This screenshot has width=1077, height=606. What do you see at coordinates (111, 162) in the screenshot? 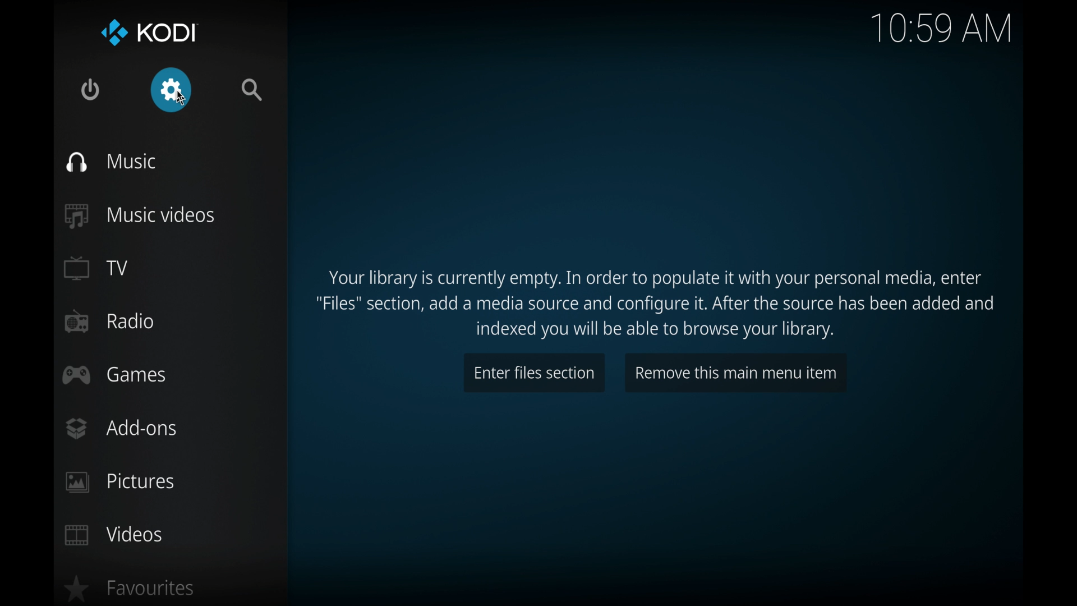
I see `music` at bounding box center [111, 162].